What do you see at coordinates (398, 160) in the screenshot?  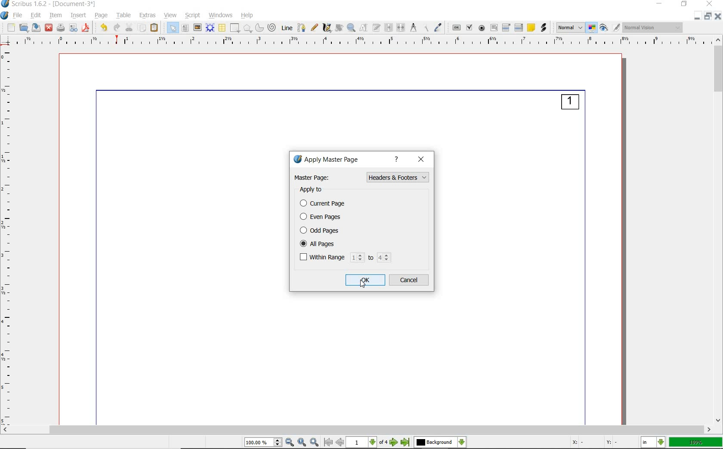 I see `help` at bounding box center [398, 160].